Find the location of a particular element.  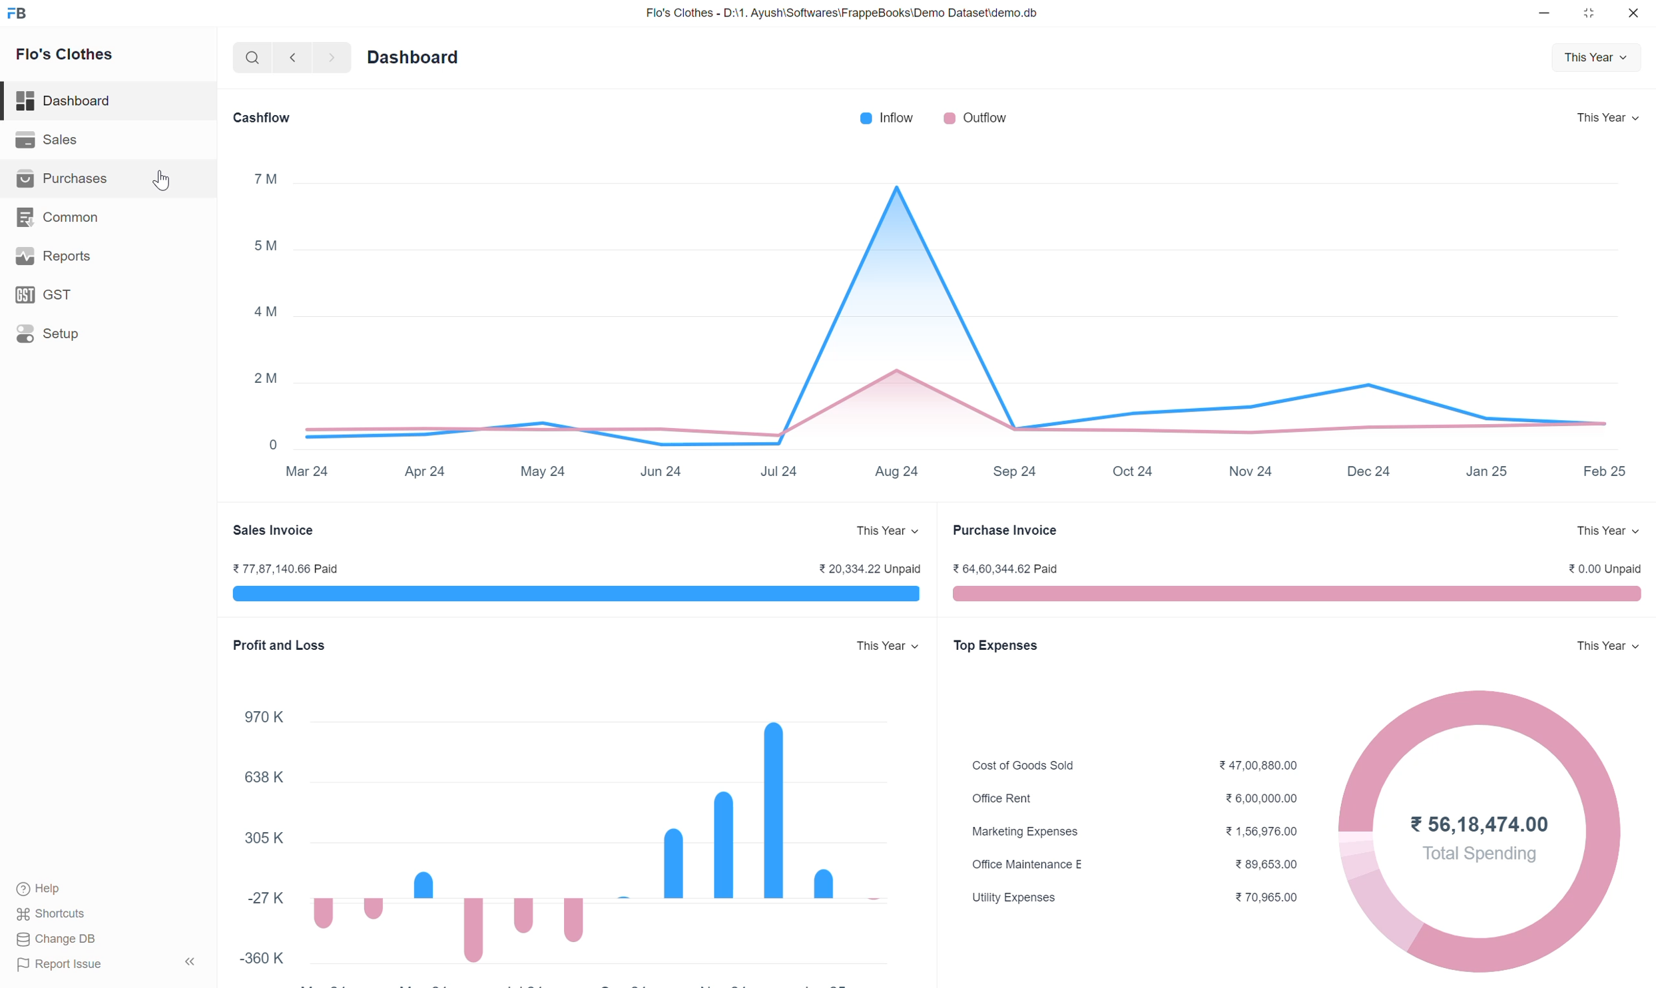

Oct 24 is located at coordinates (1135, 471).